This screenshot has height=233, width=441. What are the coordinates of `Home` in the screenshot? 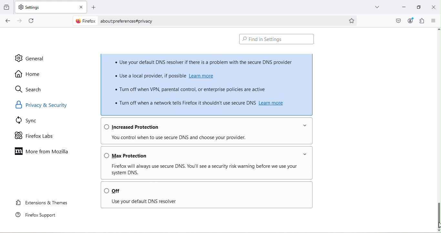 It's located at (28, 74).